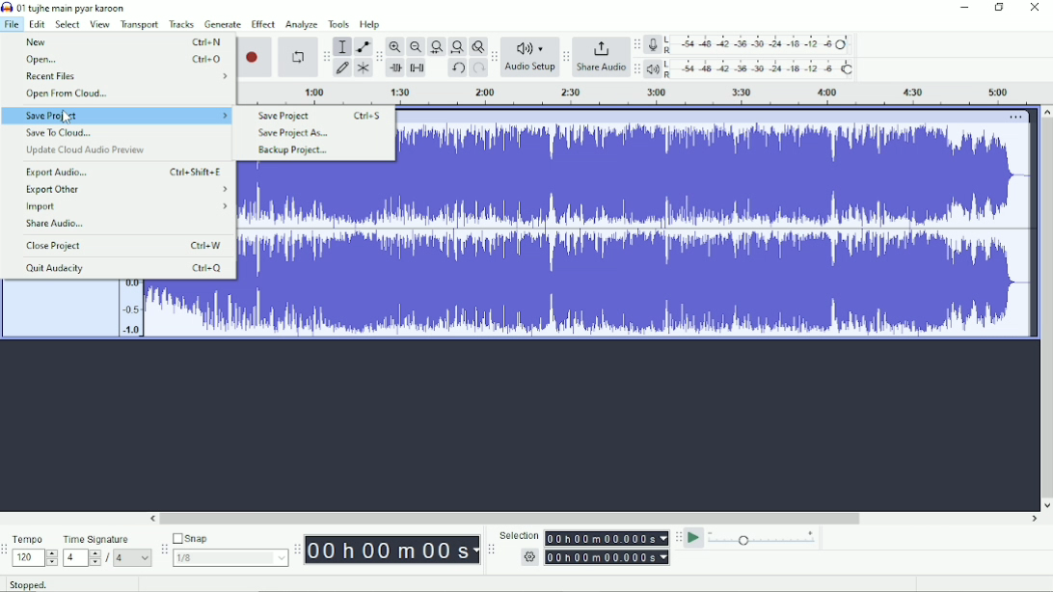 Image resolution: width=1053 pixels, height=592 pixels. I want to click on Audacity audio setup toolbar, so click(494, 56).